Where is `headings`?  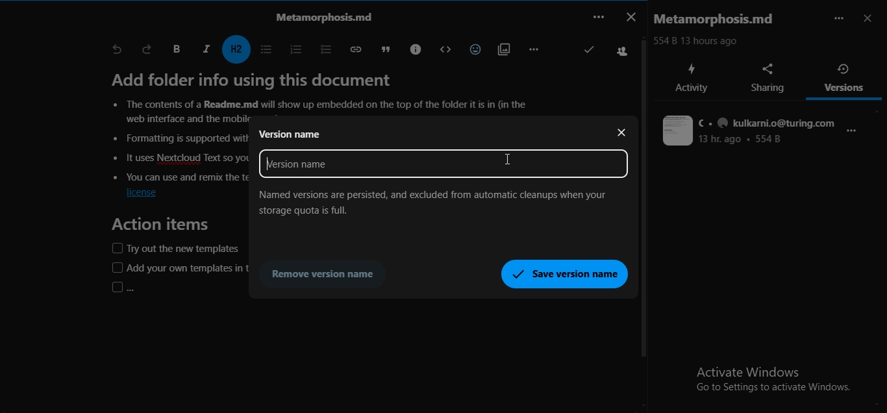 headings is located at coordinates (238, 49).